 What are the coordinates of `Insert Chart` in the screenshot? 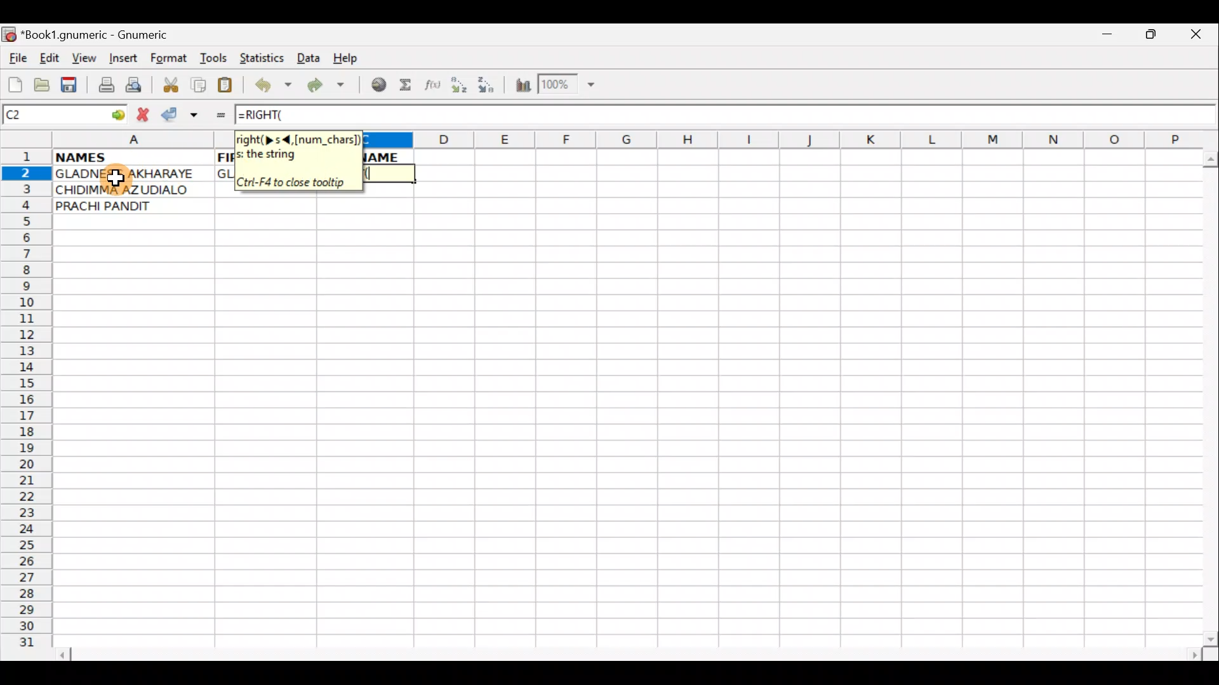 It's located at (519, 87).